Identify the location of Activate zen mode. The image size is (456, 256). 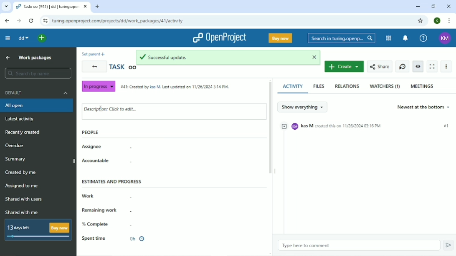
(432, 67).